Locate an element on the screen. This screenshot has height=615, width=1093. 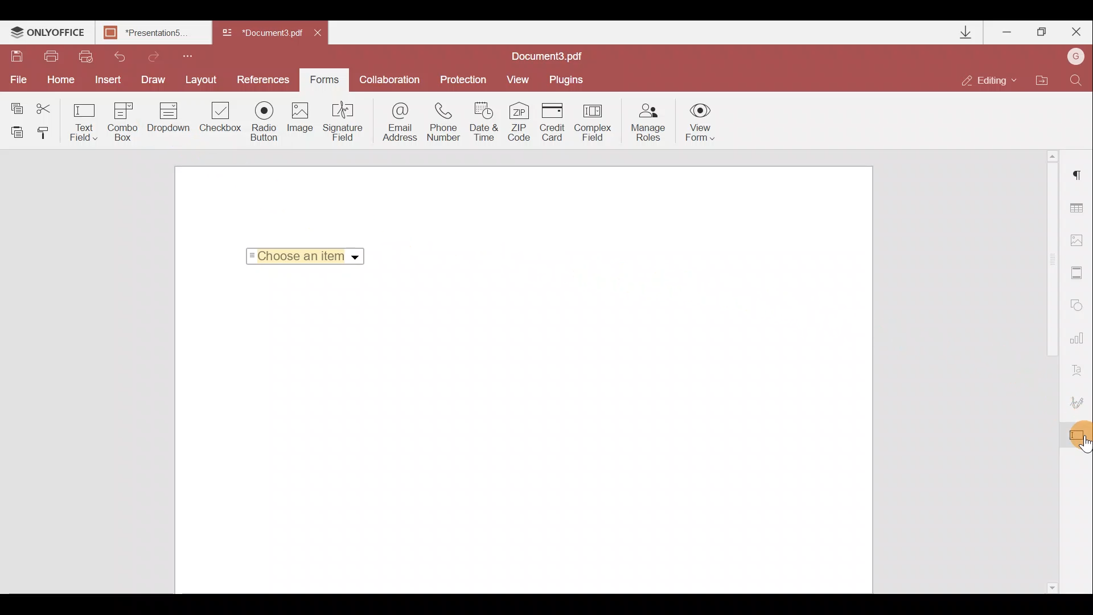
Paste is located at coordinates (16, 134).